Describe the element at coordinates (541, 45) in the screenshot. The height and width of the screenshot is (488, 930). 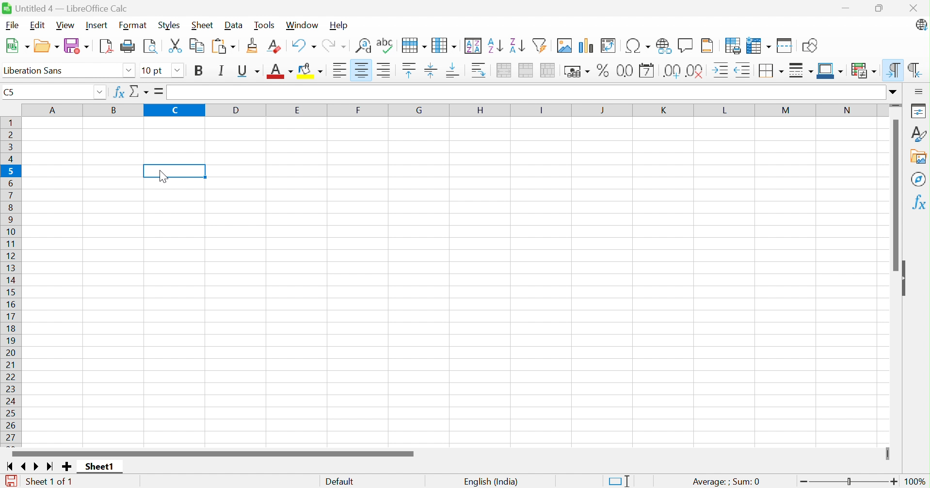
I see `AutoFilter` at that location.